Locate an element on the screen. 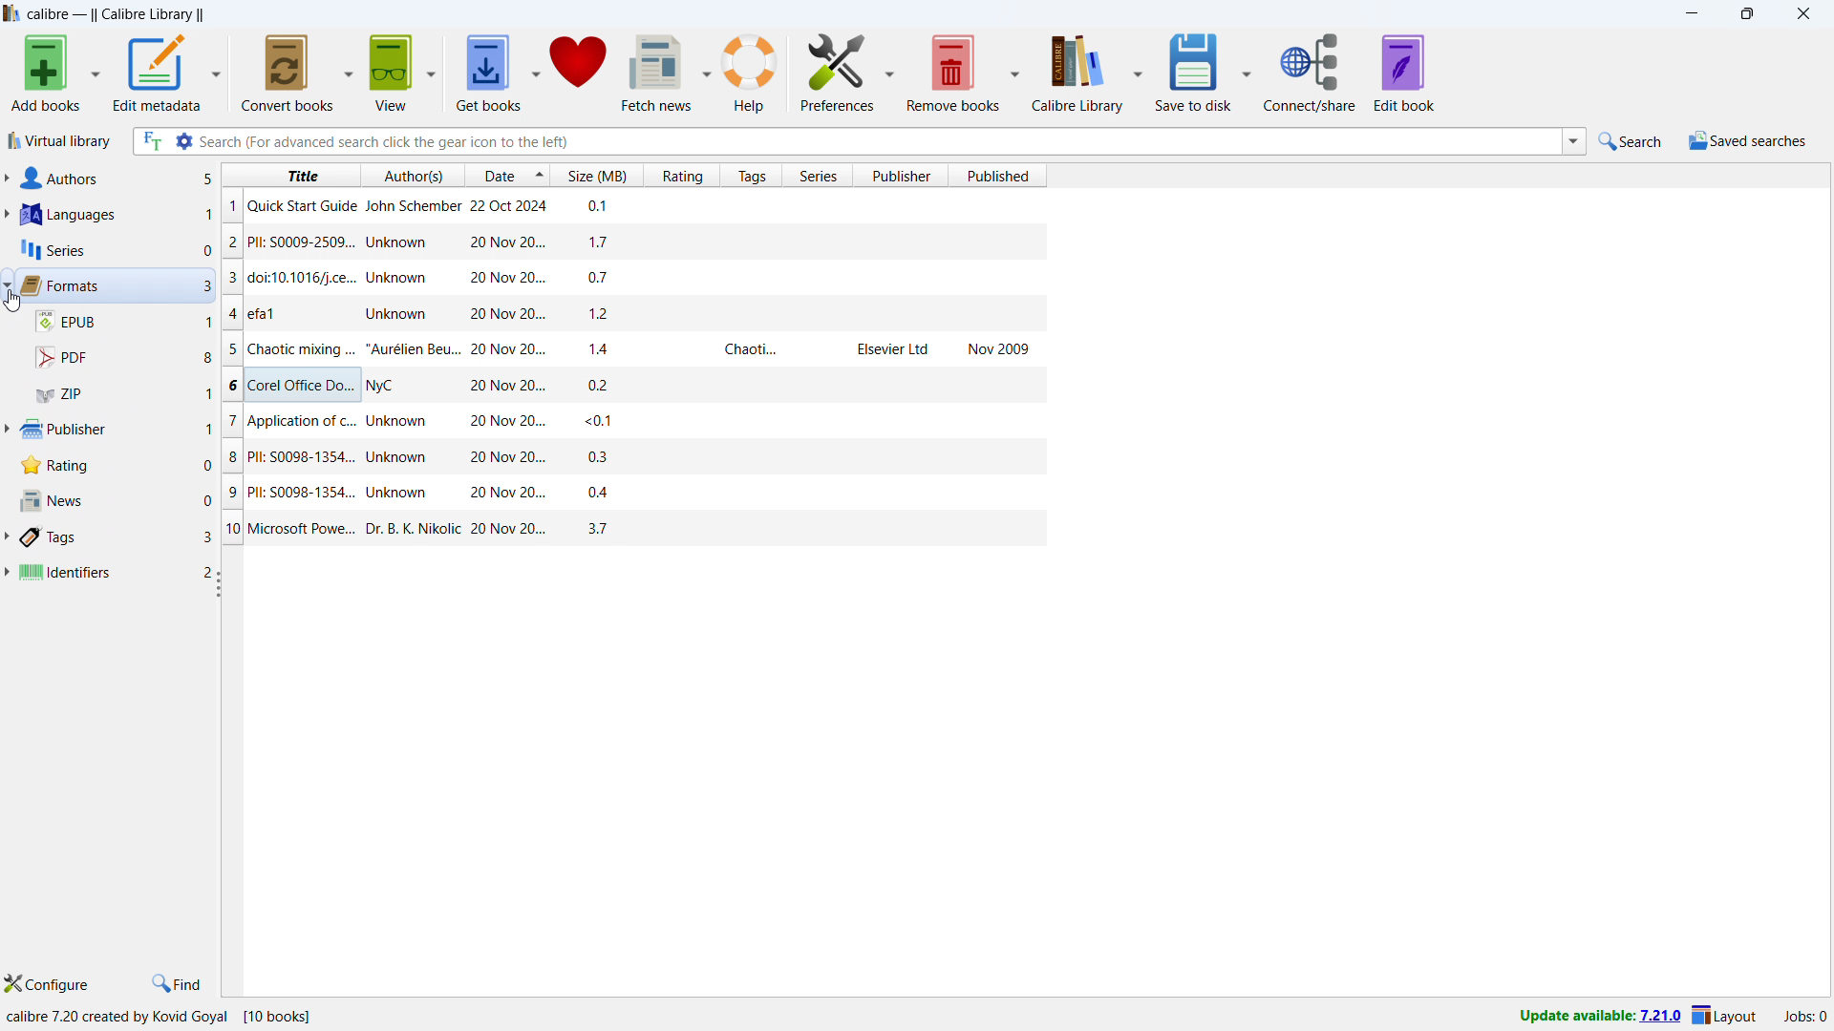 This screenshot has height=1031, width=1834. calibre library is located at coordinates (1077, 73).